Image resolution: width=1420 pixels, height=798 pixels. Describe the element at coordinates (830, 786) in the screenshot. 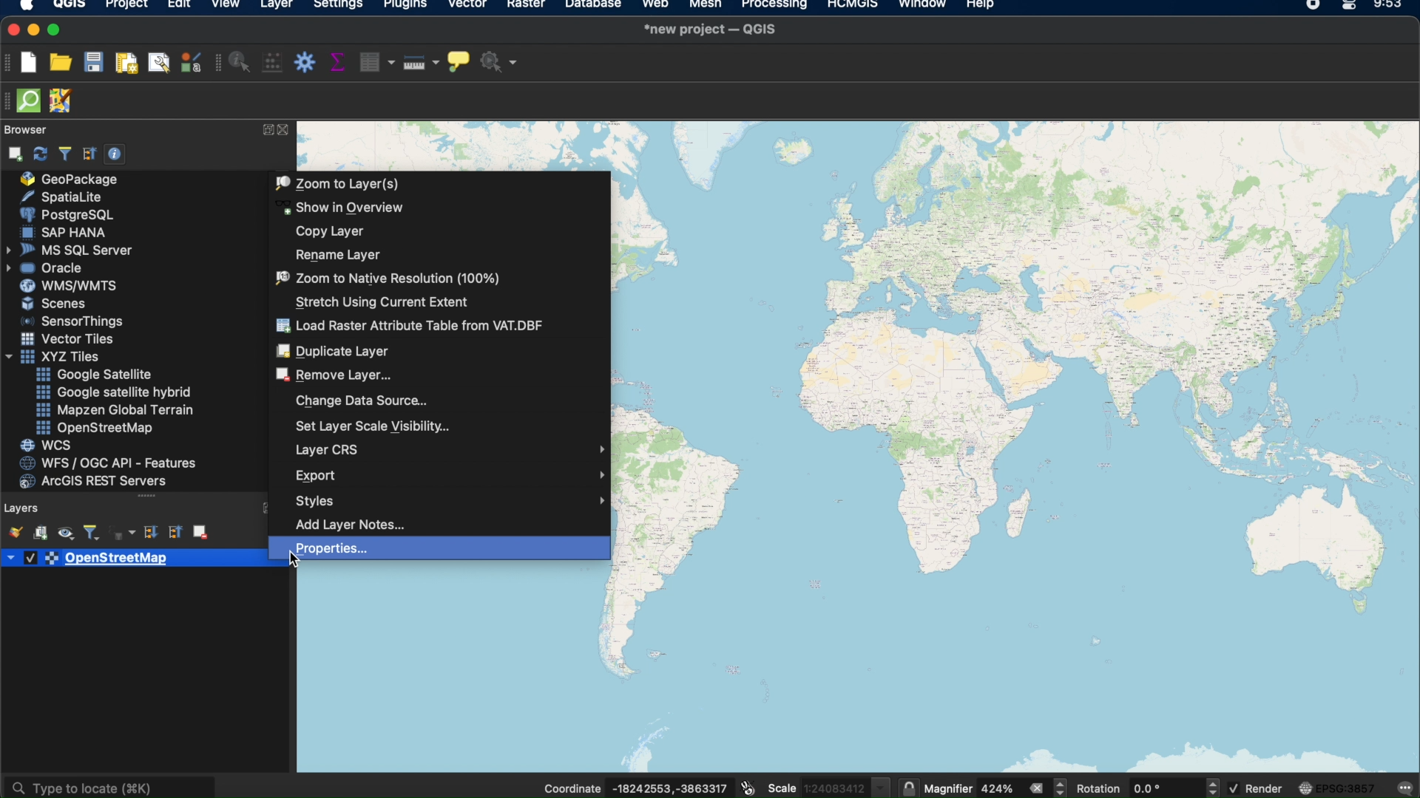

I see `scale` at that location.